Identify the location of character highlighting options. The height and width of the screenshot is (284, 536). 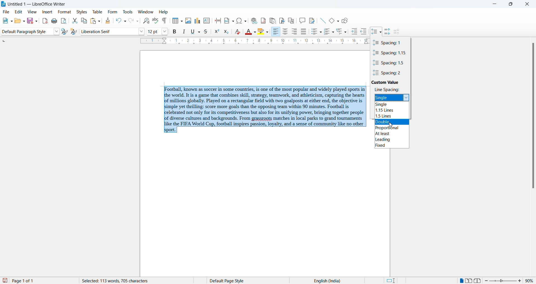
(268, 32).